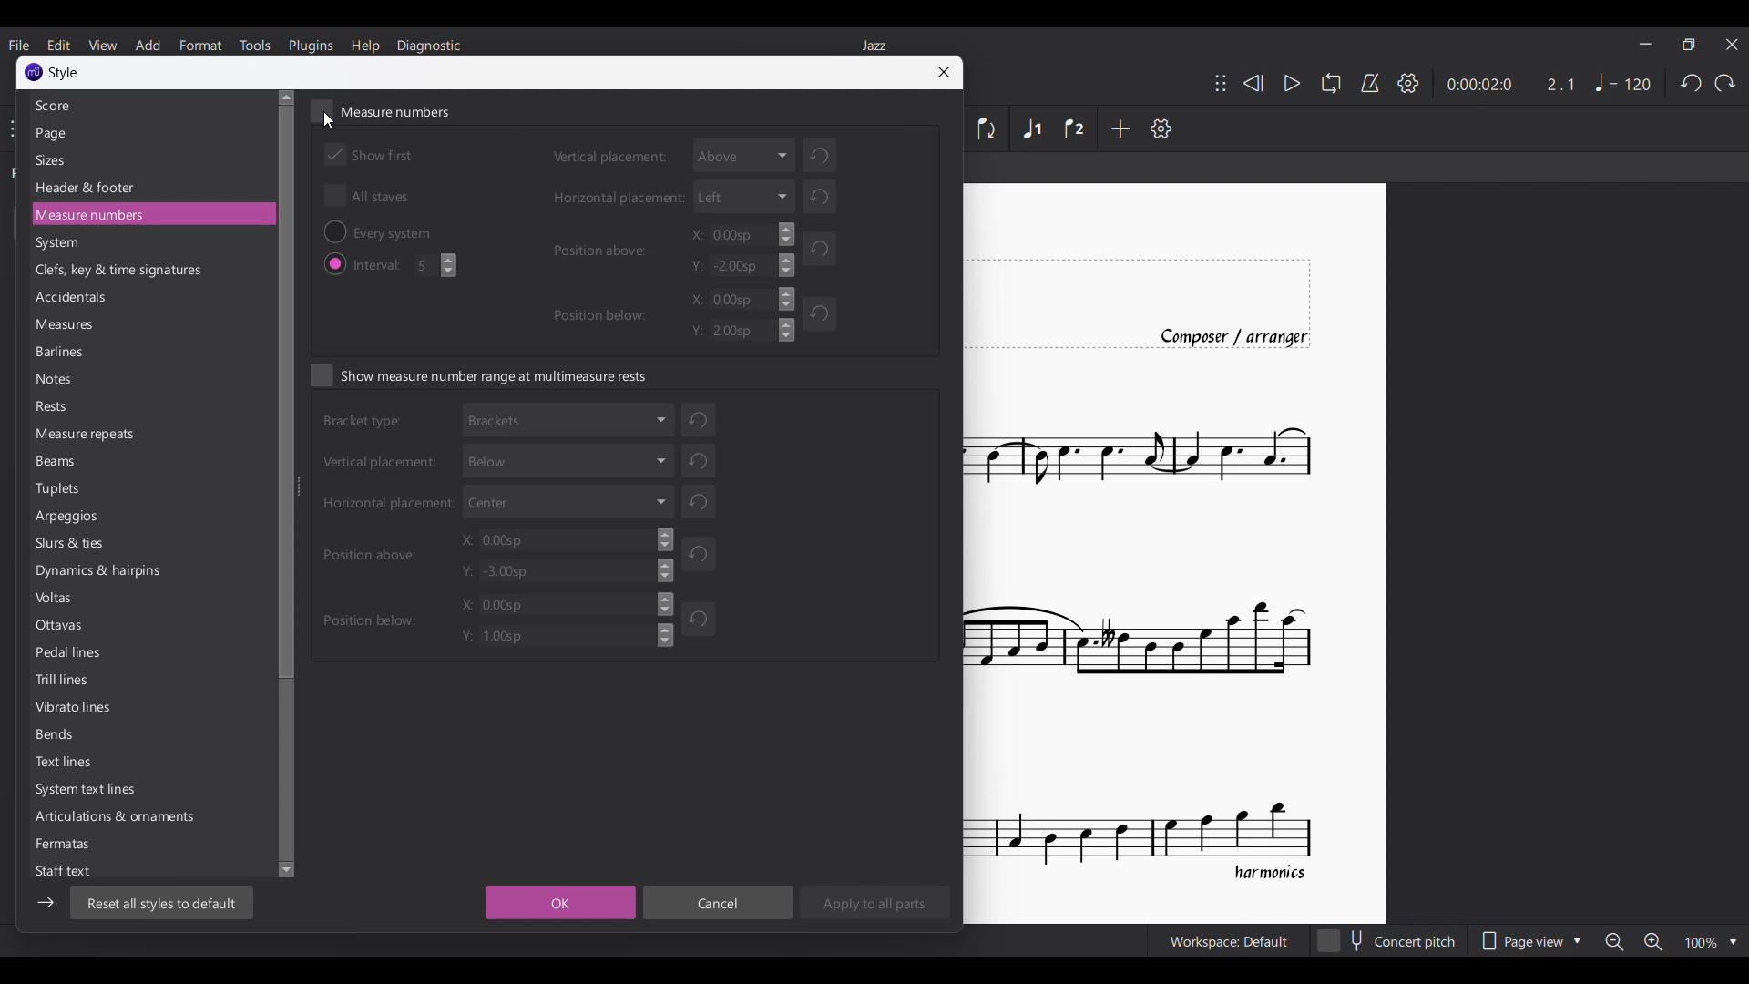 This screenshot has height=984, width=1749. What do you see at coordinates (1221, 83) in the screenshot?
I see `Change position` at bounding box center [1221, 83].